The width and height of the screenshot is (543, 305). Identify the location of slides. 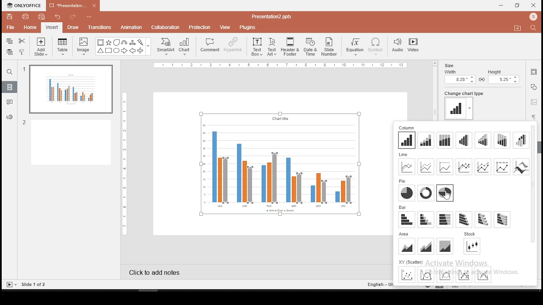
(9, 87).